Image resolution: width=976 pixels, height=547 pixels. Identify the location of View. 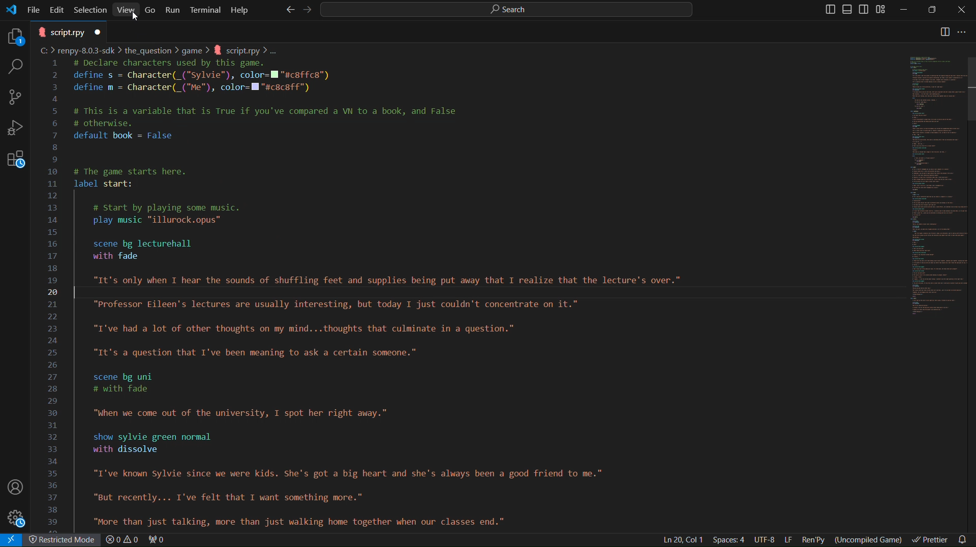
(127, 9).